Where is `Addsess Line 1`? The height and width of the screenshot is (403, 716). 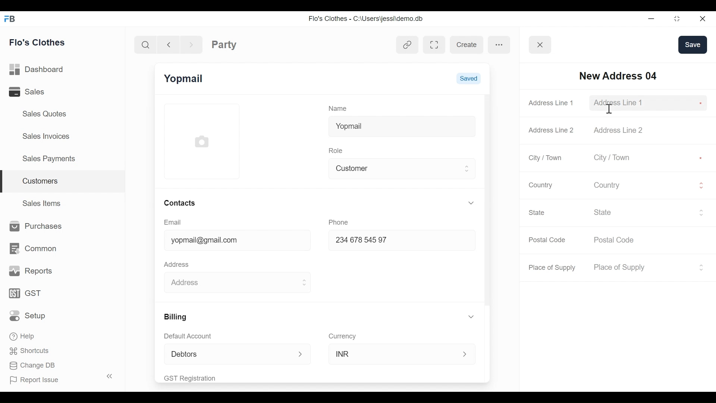 Addsess Line 1 is located at coordinates (642, 103).